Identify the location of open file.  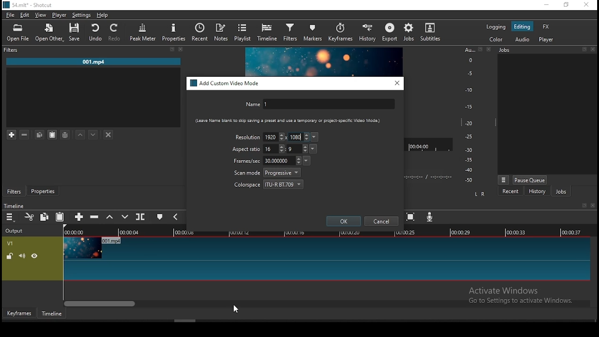
(18, 33).